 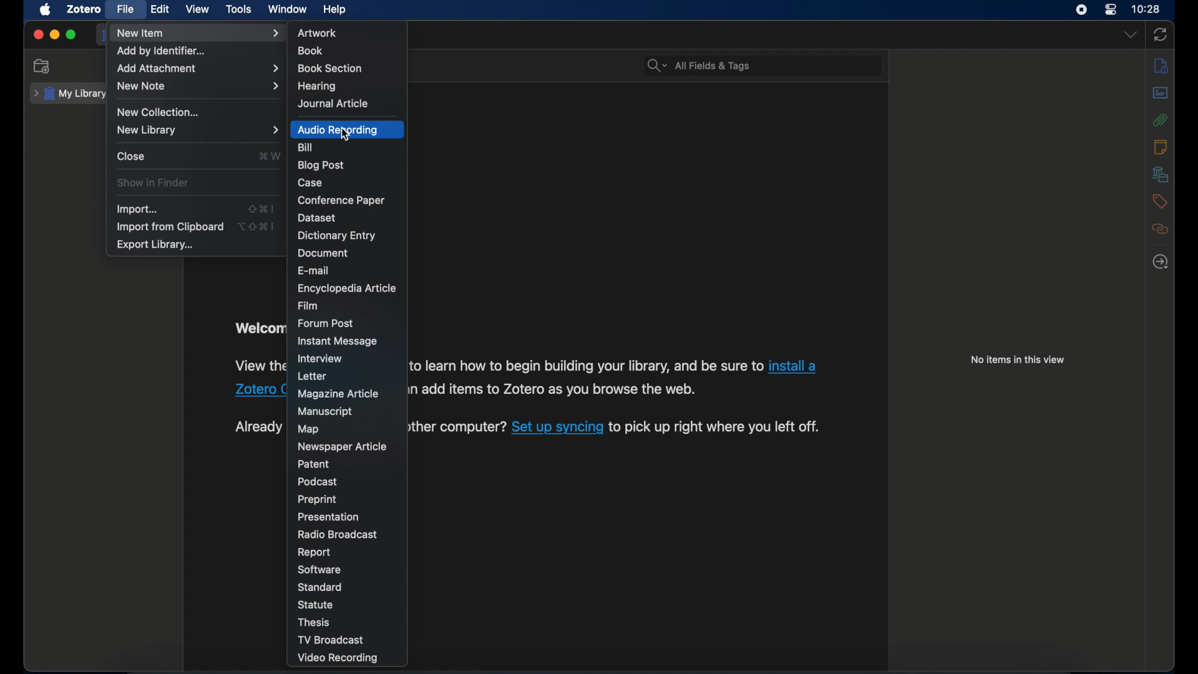 I want to click on window, so click(x=288, y=9).